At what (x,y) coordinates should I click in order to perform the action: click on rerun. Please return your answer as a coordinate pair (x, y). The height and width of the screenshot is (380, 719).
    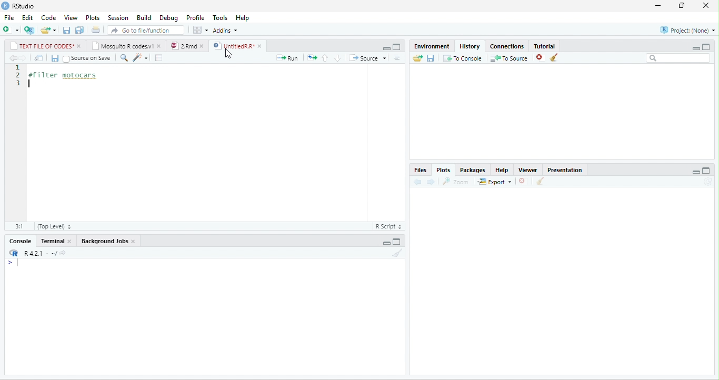
    Looking at the image, I should click on (312, 58).